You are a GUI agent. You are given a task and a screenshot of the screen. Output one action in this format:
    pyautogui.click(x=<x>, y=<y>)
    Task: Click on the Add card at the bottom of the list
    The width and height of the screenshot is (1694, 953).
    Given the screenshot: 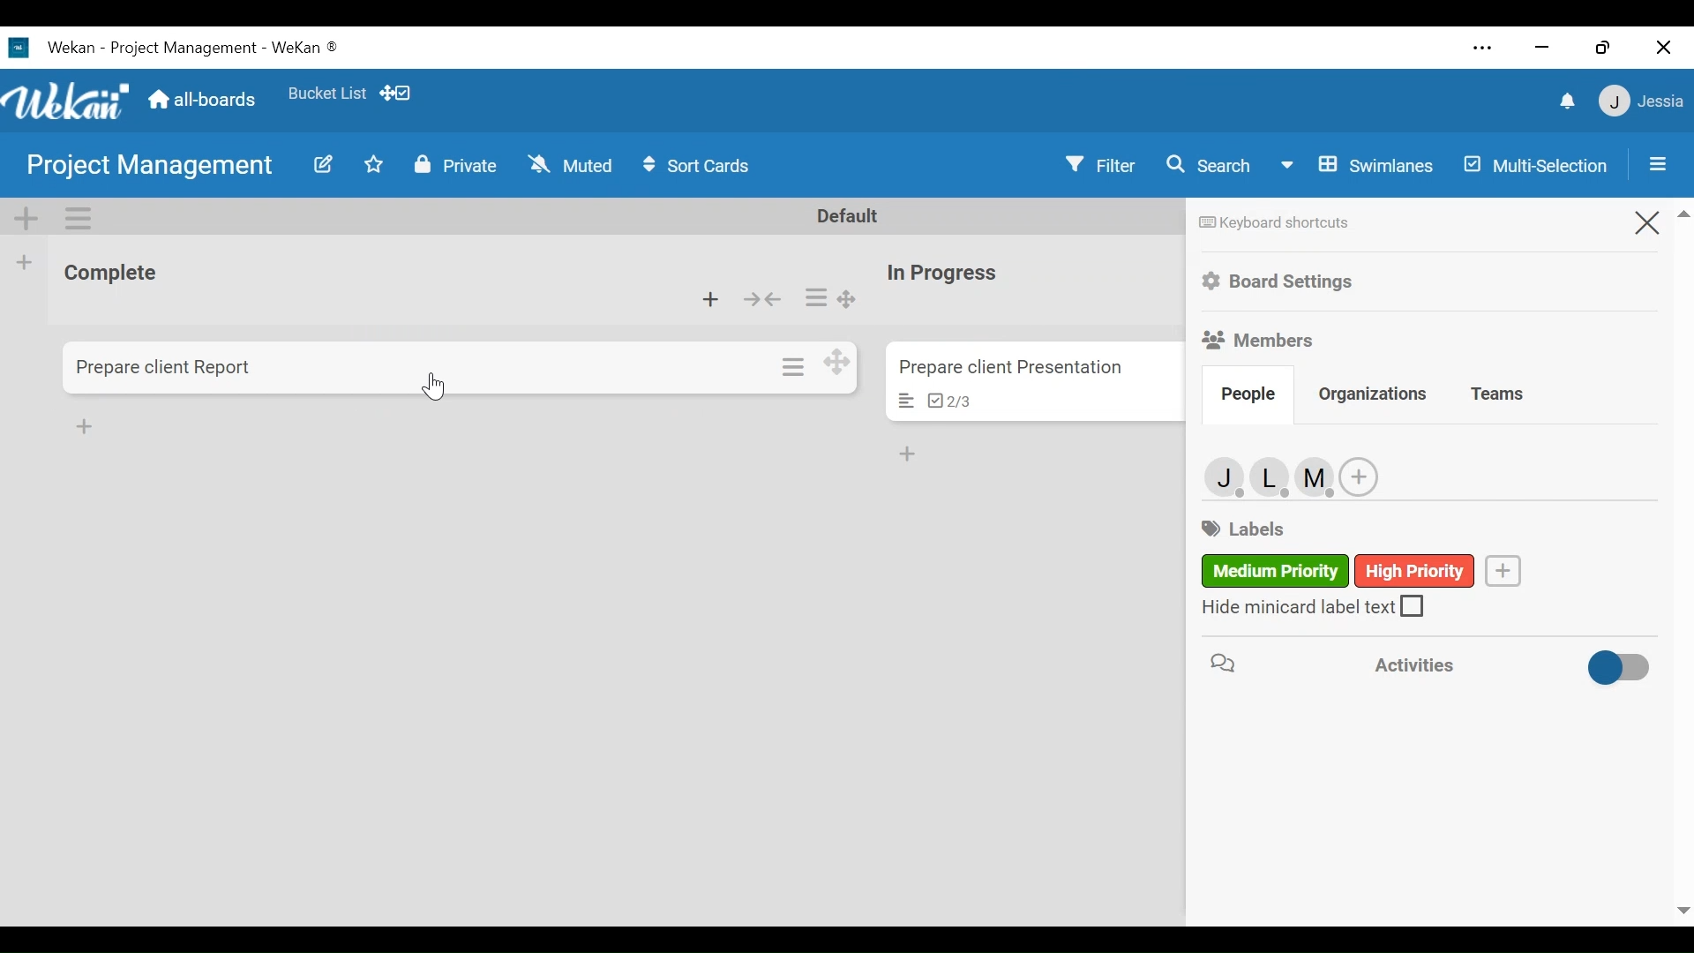 What is the action you would take?
    pyautogui.click(x=908, y=454)
    